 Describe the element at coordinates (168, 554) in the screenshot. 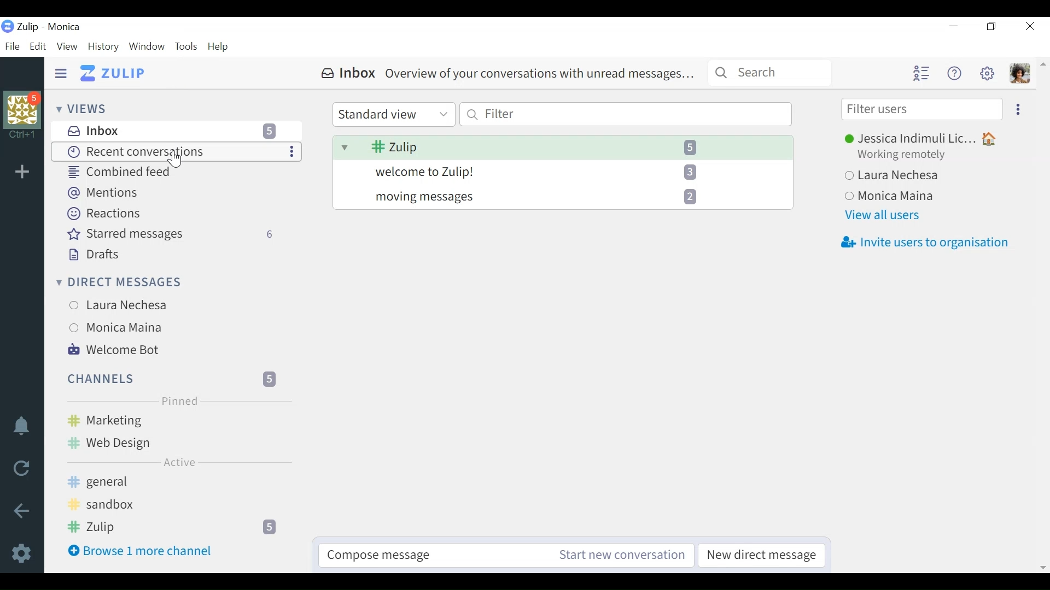

I see `Browse 1 more channel` at that location.